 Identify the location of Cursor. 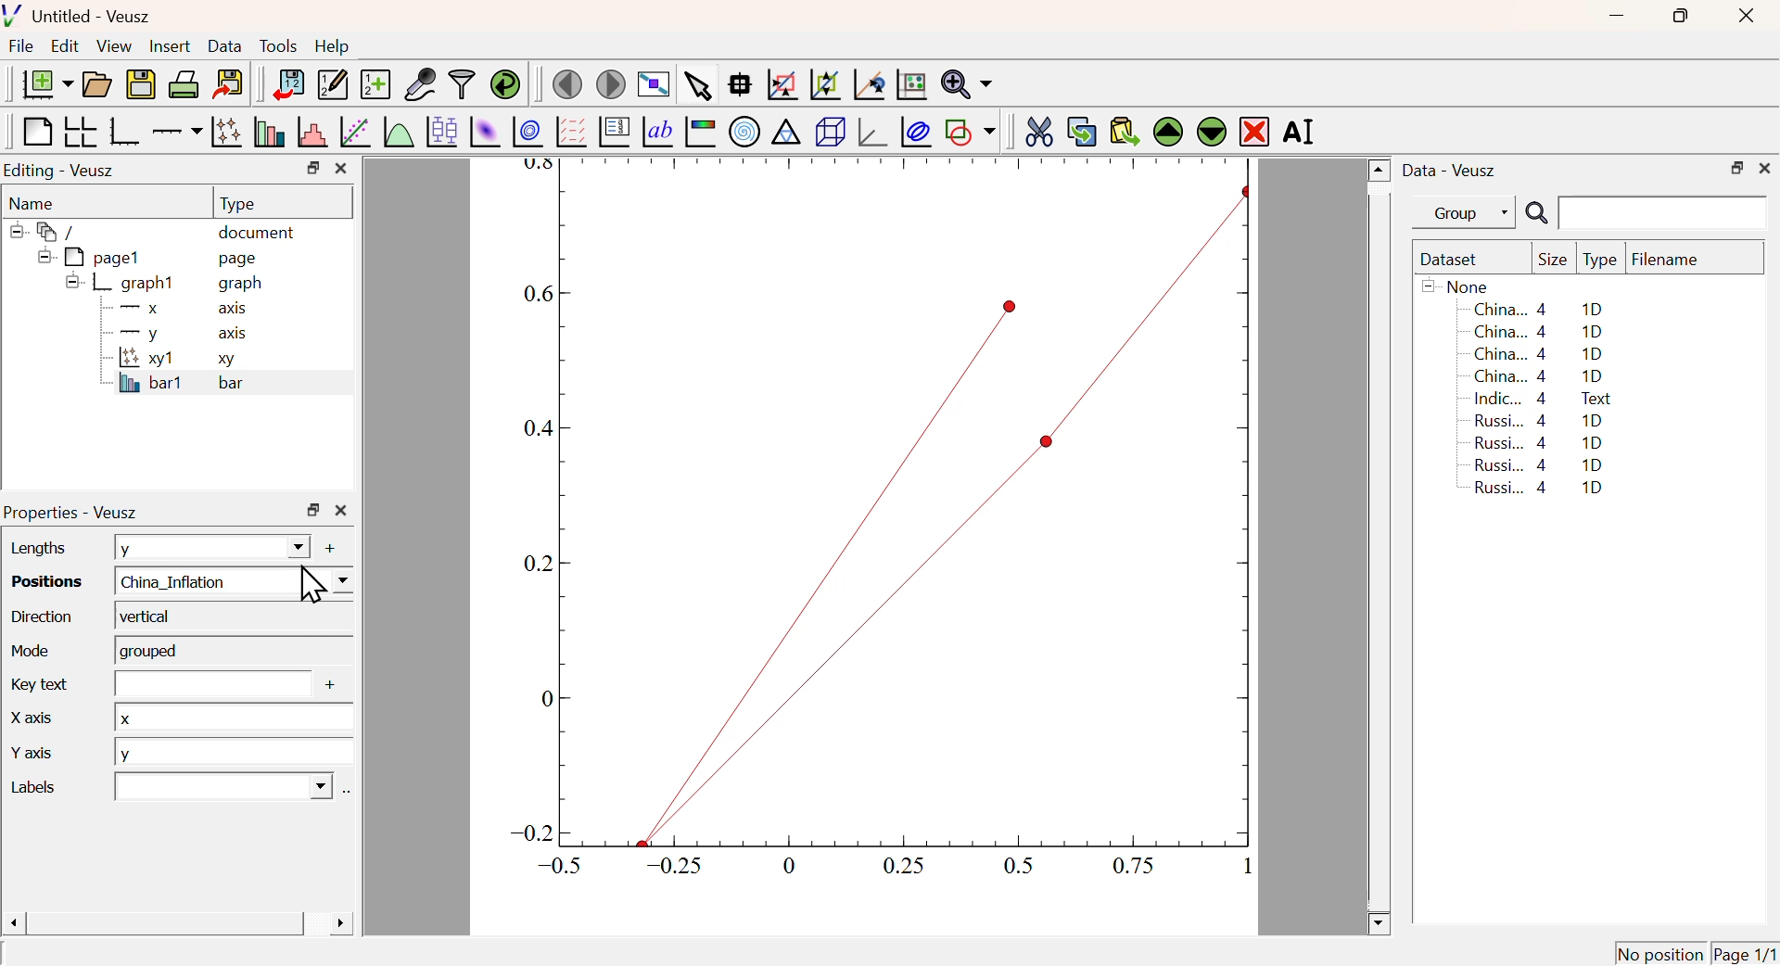
(311, 586).